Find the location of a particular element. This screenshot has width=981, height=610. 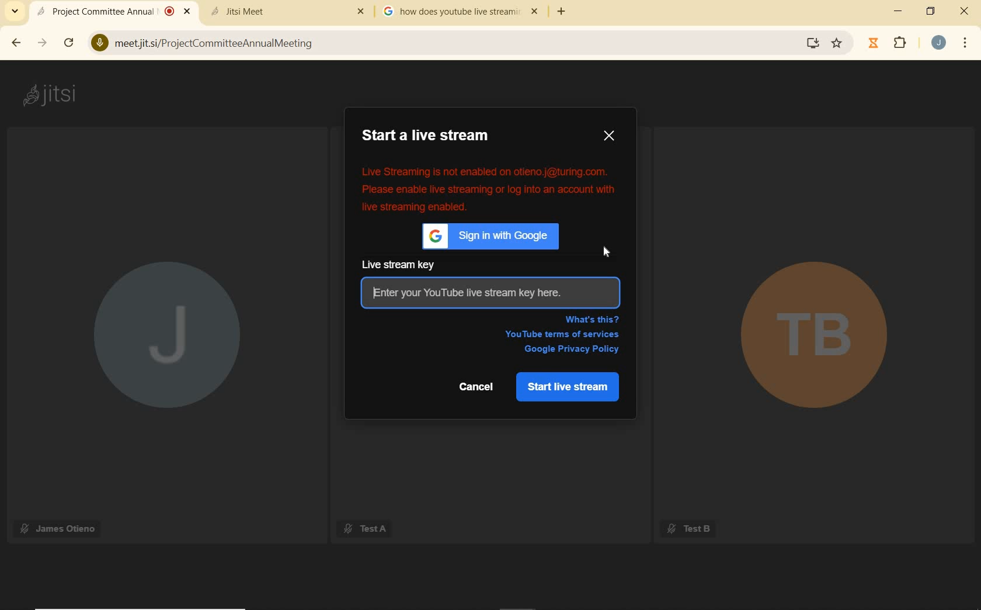

TB is located at coordinates (827, 341).